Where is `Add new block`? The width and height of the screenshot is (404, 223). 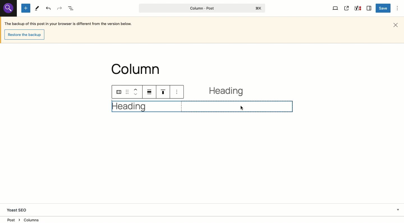
Add new block is located at coordinates (26, 8).